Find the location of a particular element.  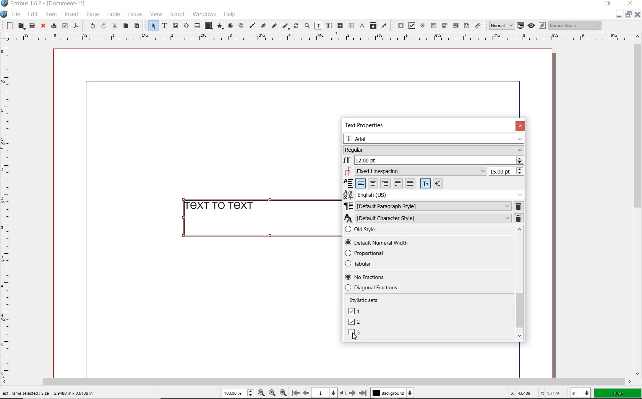

Cursor is located at coordinates (354, 336).